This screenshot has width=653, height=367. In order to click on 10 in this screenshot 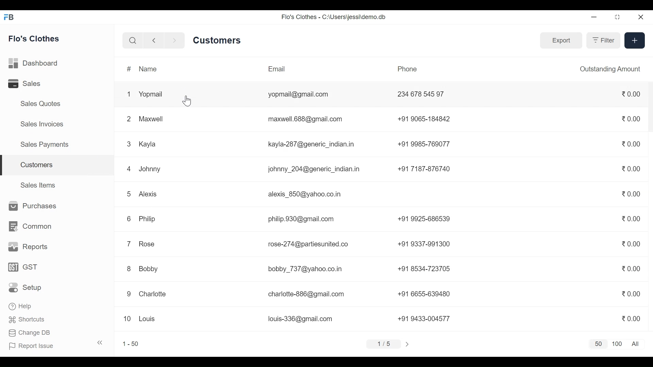, I will do `click(127, 318)`.